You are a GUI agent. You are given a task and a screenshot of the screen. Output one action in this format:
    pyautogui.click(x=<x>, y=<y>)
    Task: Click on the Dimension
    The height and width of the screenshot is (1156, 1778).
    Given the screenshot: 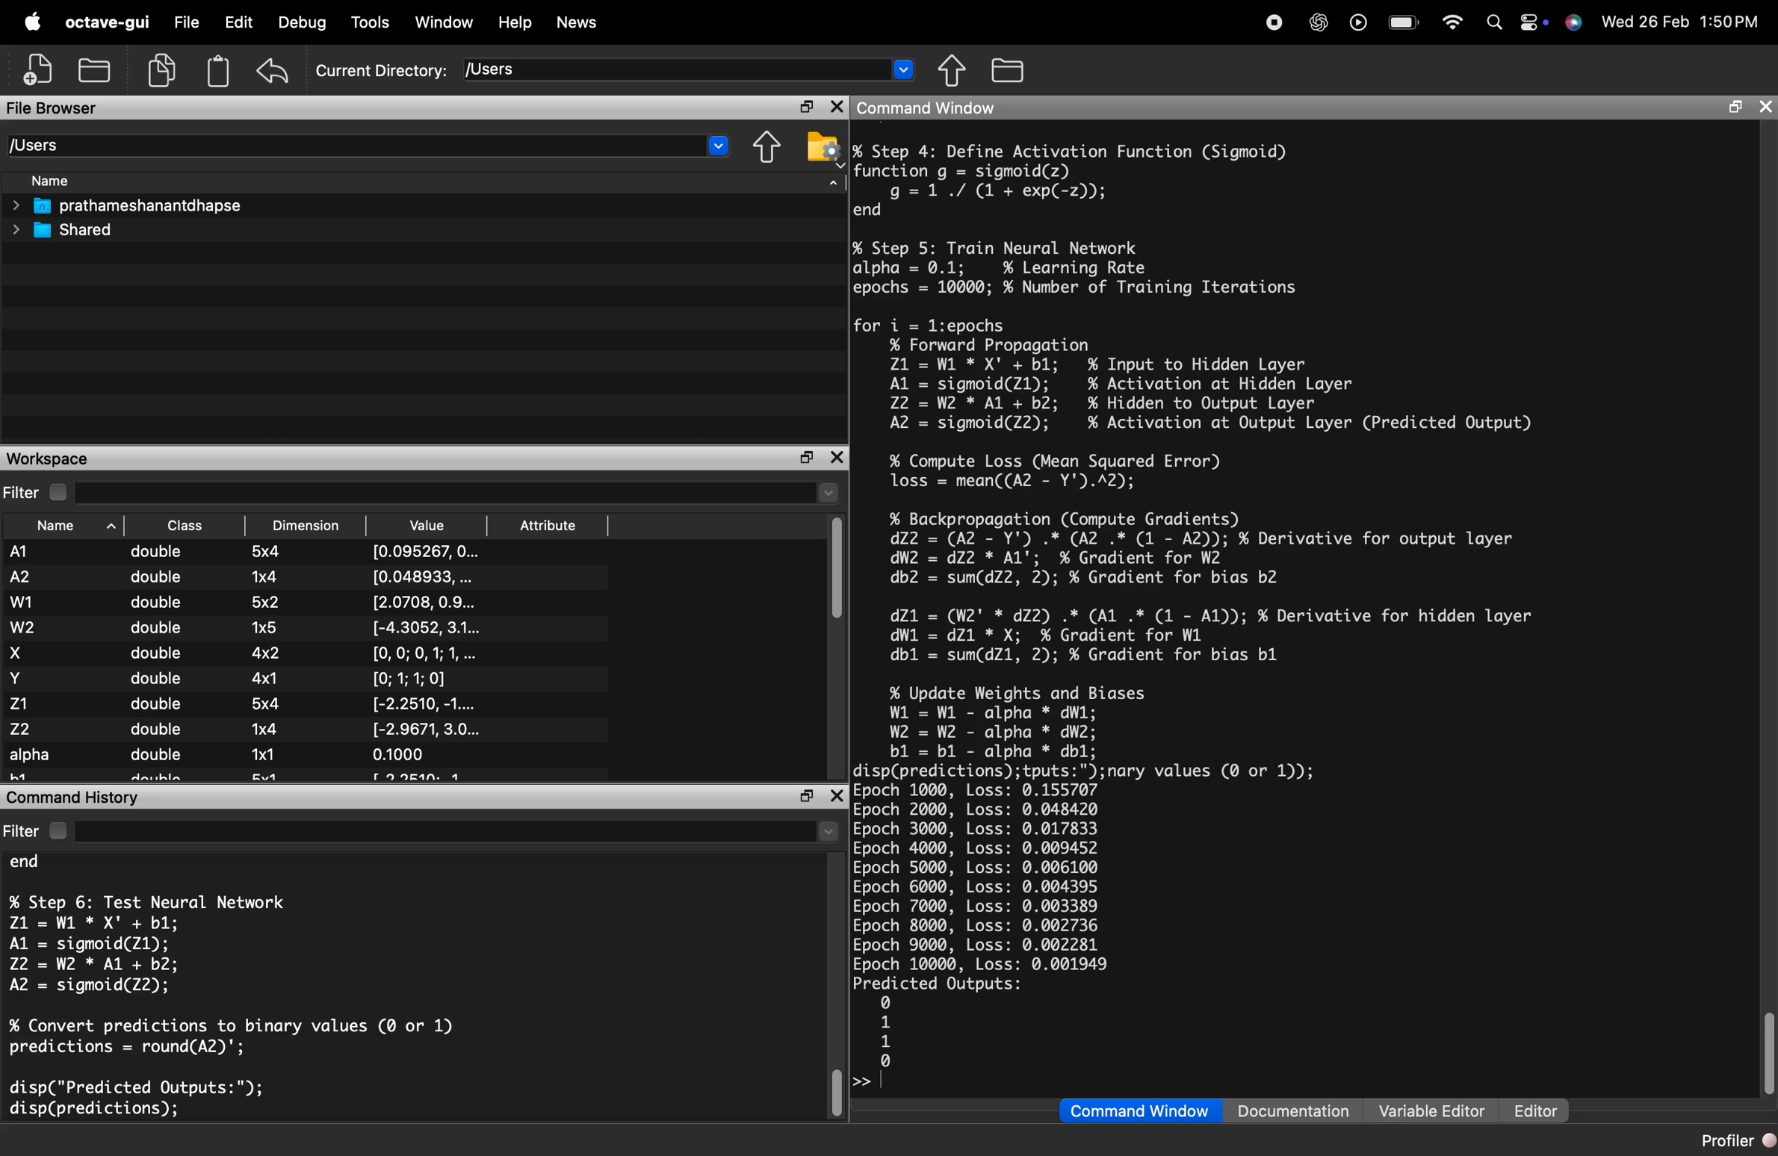 What is the action you would take?
    pyautogui.click(x=305, y=526)
    